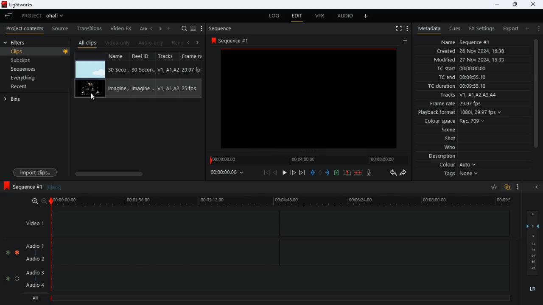 This screenshot has width=543, height=305. What do you see at coordinates (496, 5) in the screenshot?
I see `minimize` at bounding box center [496, 5].